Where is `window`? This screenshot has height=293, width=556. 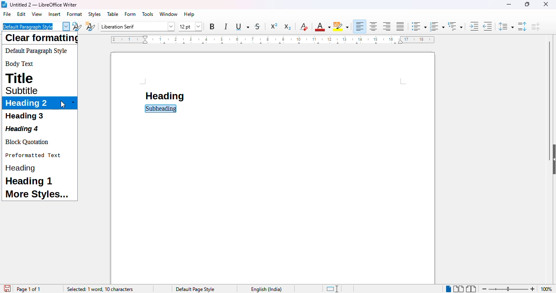
window is located at coordinates (169, 14).